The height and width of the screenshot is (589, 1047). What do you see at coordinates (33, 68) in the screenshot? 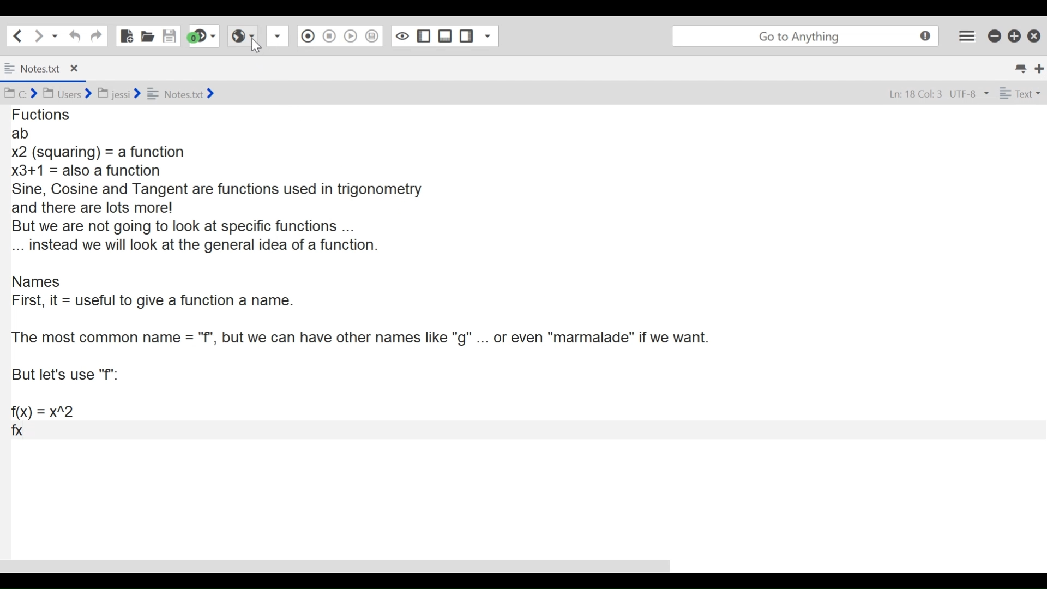
I see `Notes.txt` at bounding box center [33, 68].